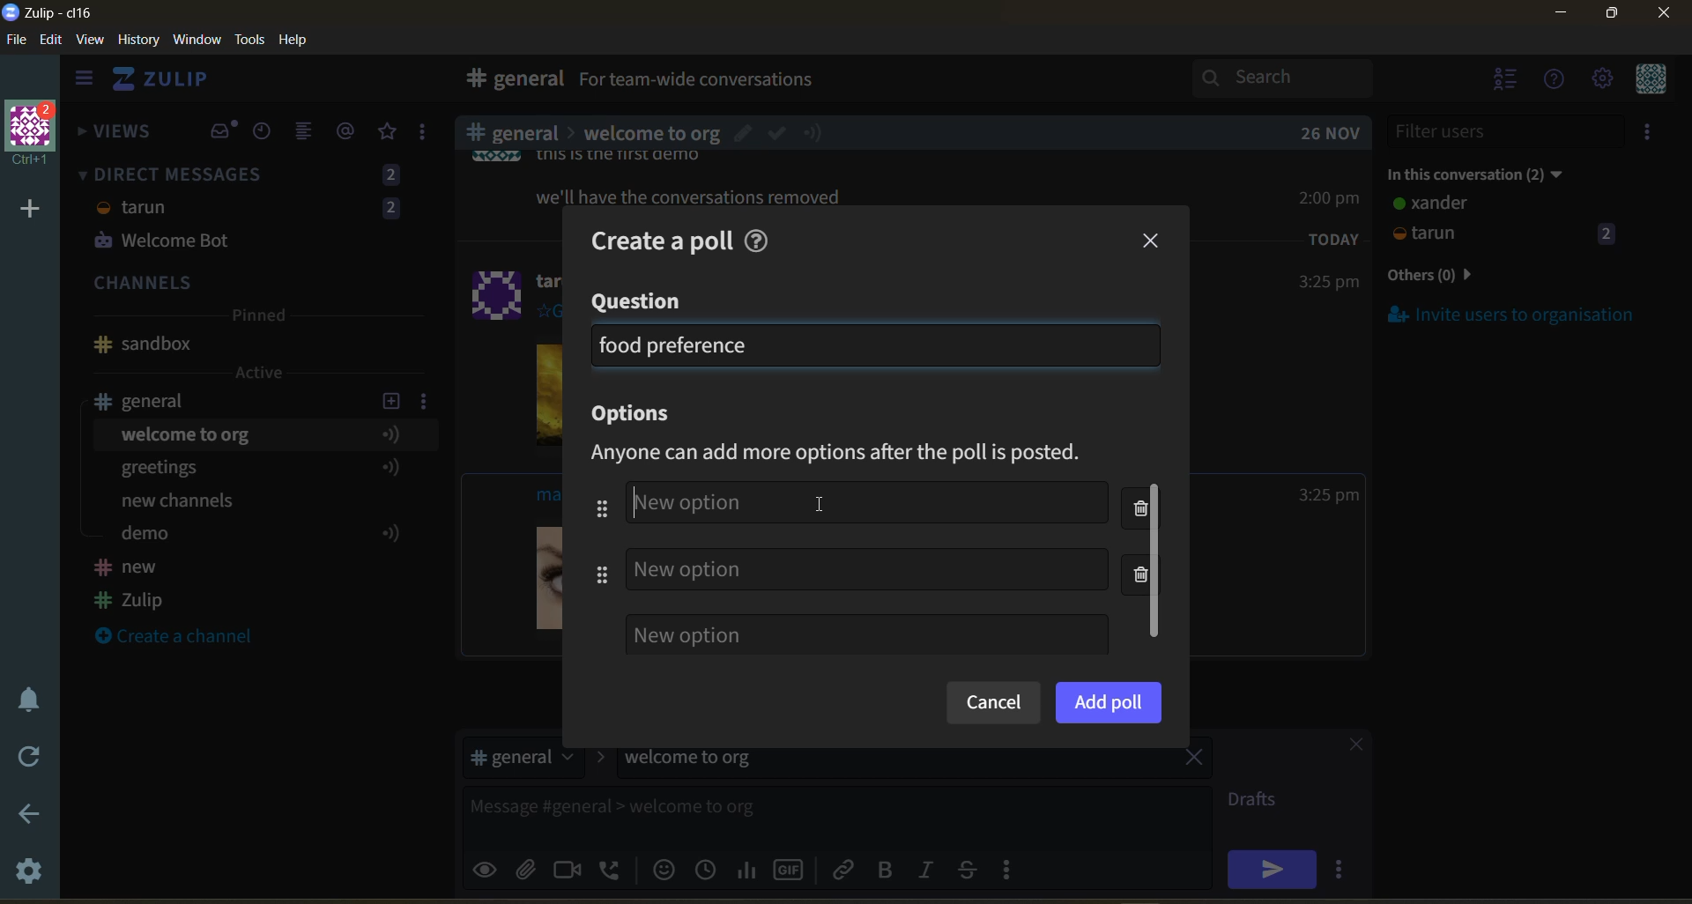 The width and height of the screenshot is (1692, 904). What do you see at coordinates (639, 302) in the screenshot?
I see `question` at bounding box center [639, 302].